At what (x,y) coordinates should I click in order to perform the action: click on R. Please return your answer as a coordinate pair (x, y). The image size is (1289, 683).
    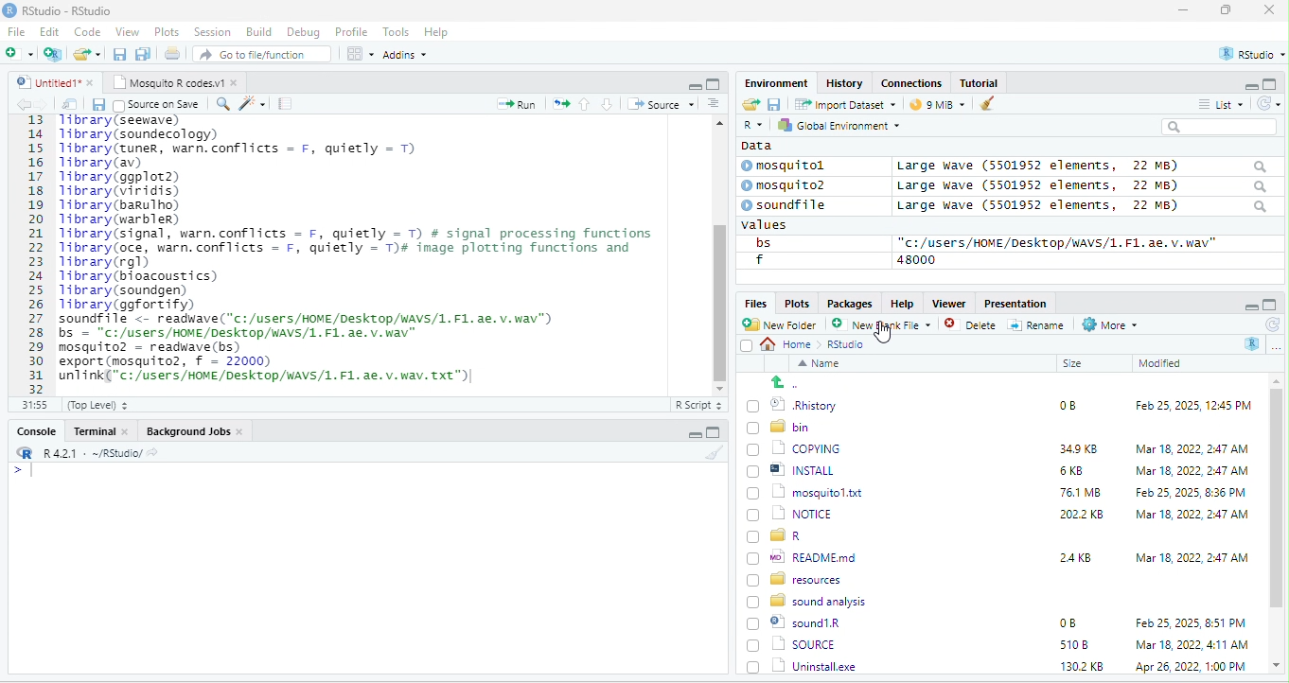
    Looking at the image, I should click on (751, 126).